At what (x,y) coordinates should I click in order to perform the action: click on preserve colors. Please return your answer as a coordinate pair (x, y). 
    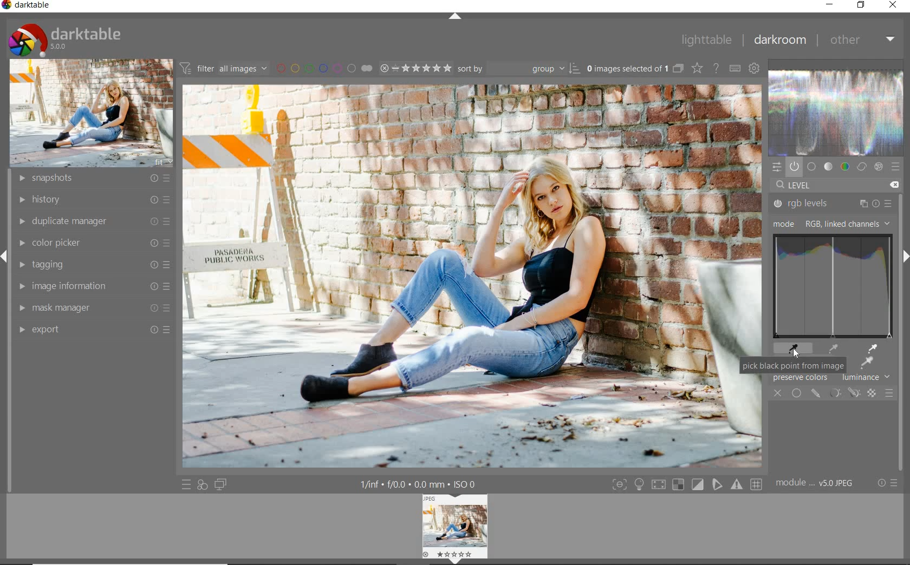
    Looking at the image, I should click on (800, 377).